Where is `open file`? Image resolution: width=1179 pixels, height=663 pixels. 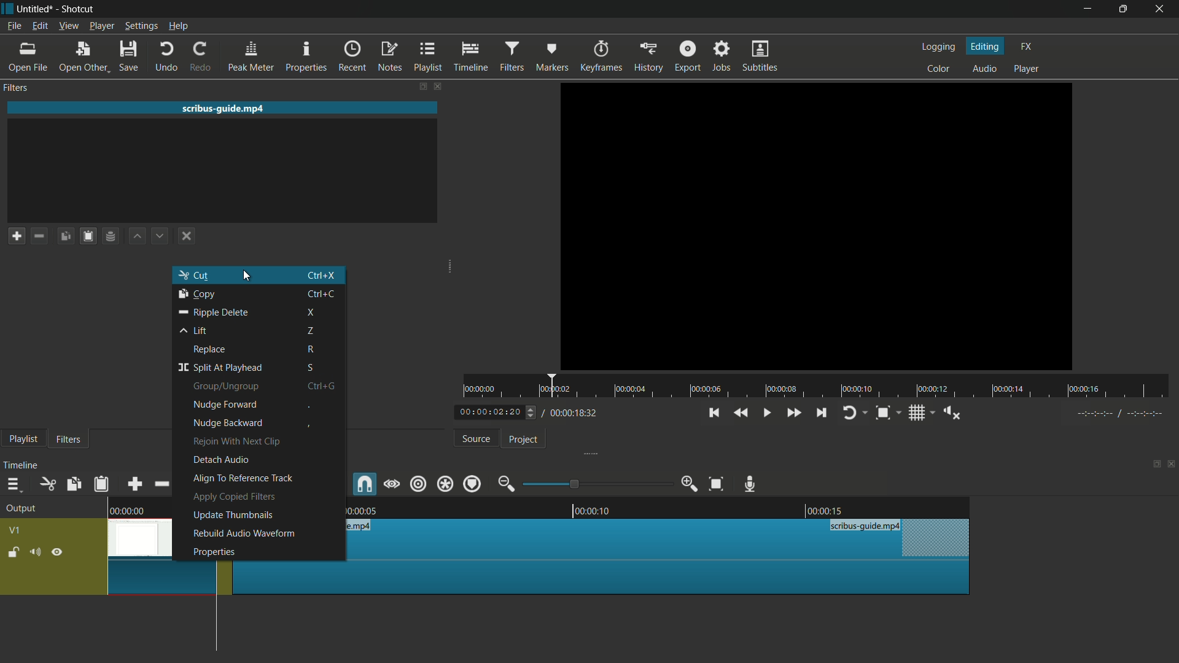
open file is located at coordinates (25, 56).